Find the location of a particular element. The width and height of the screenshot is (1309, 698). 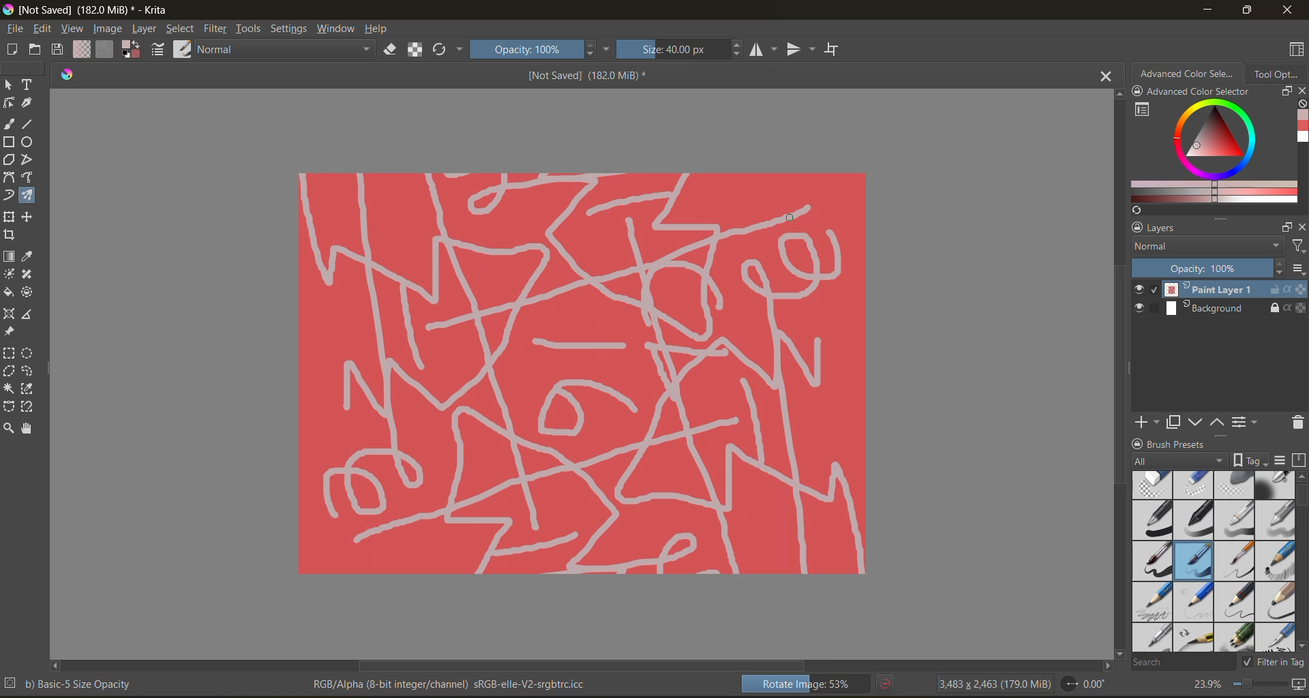

opacity is located at coordinates (543, 48).